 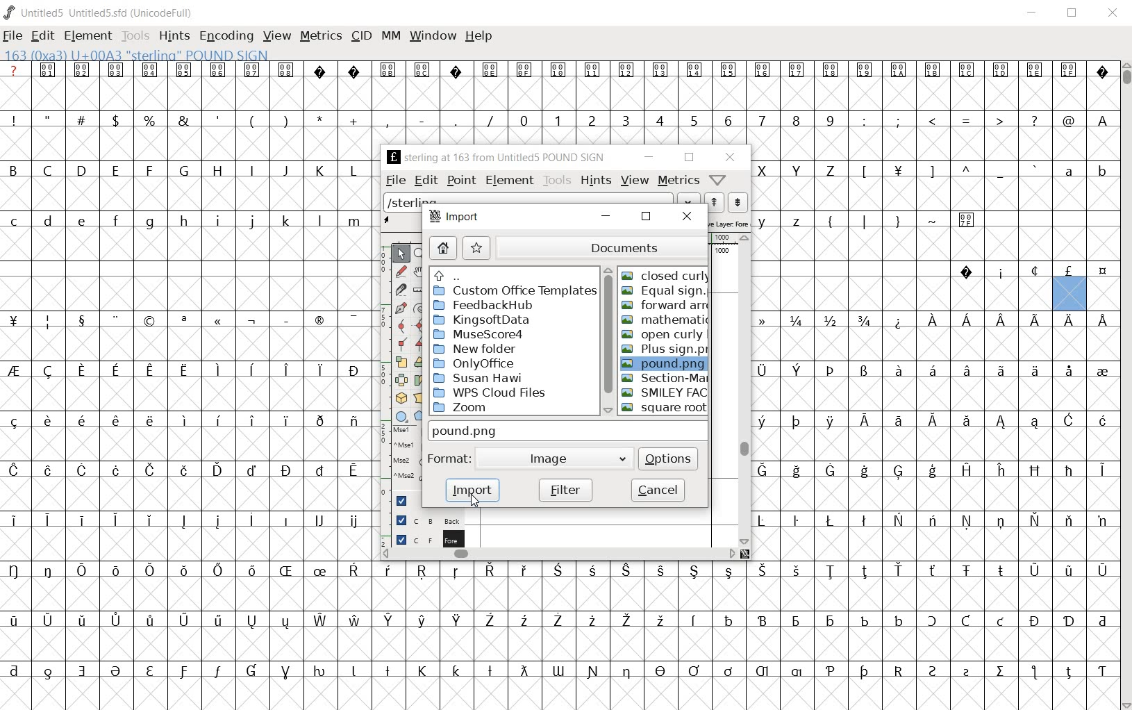 I want to click on edit, so click(x=428, y=179).